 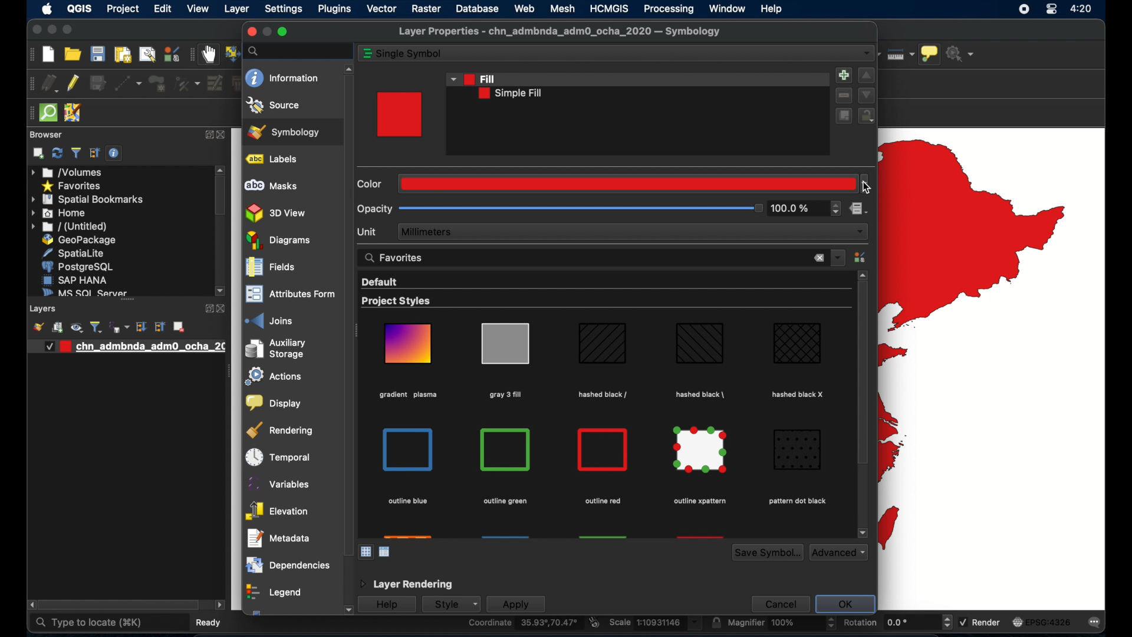 What do you see at coordinates (71, 186) in the screenshot?
I see `favorites` at bounding box center [71, 186].